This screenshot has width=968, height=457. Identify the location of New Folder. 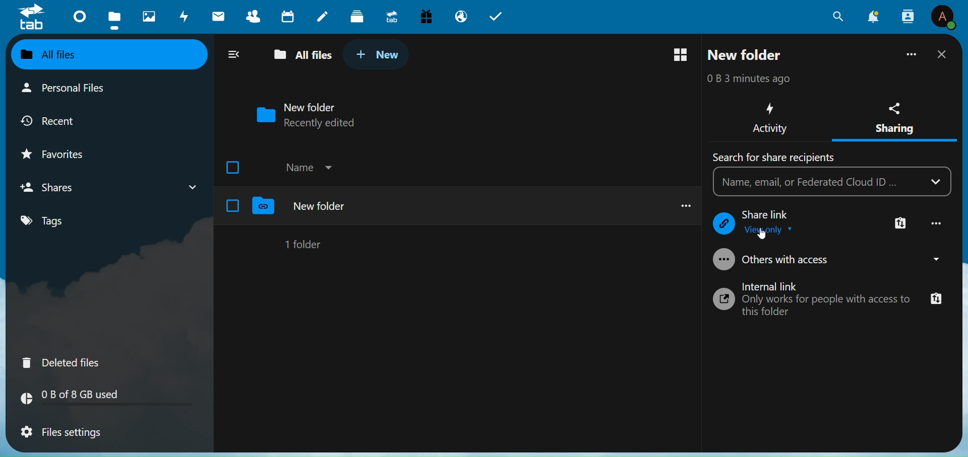
(320, 206).